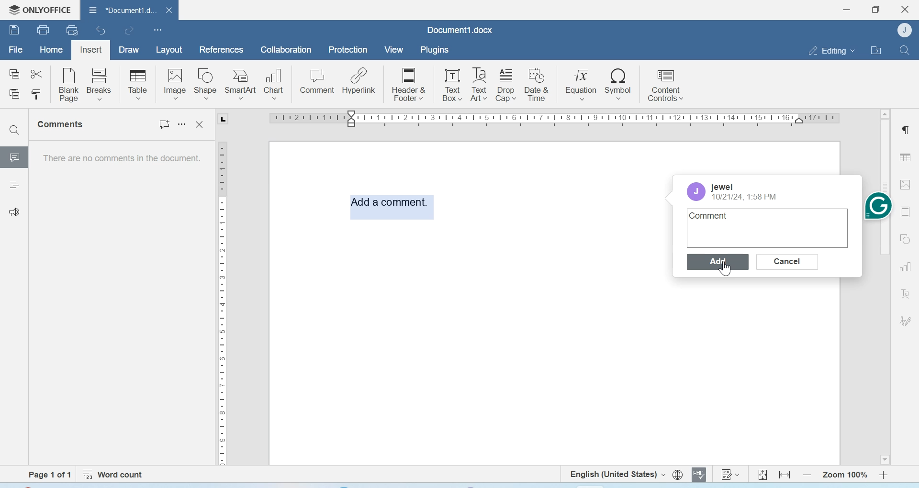 This screenshot has height=488, width=919. Describe the element at coordinates (161, 126) in the screenshot. I see `Comments button` at that location.